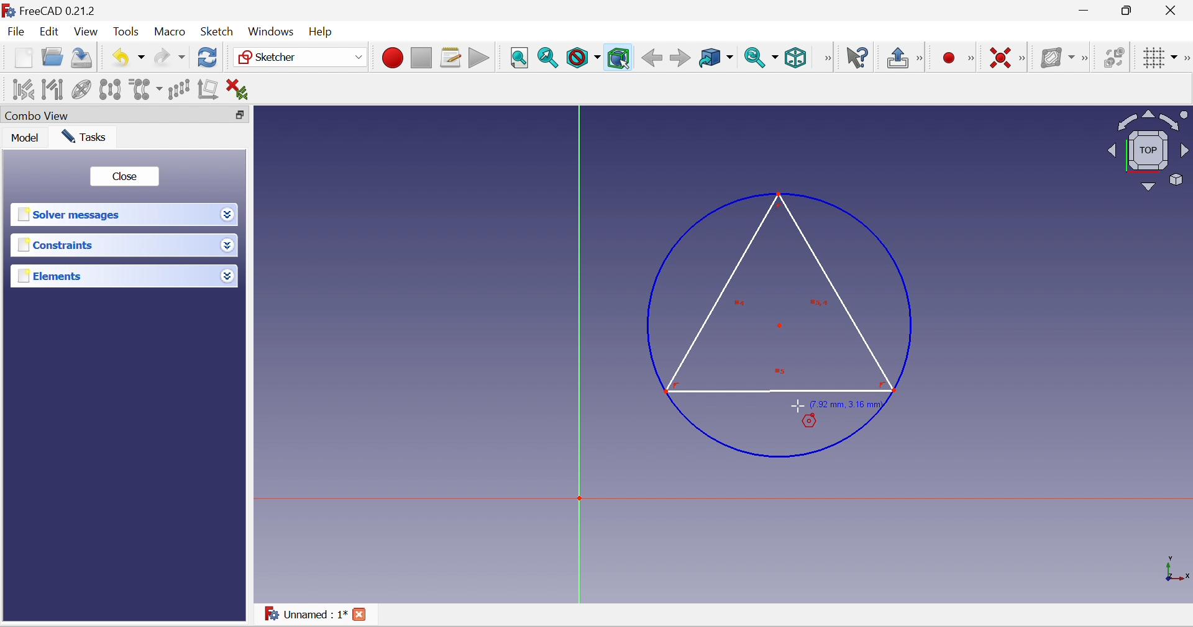 This screenshot has width=1193, height=627. Describe the element at coordinates (1058, 58) in the screenshot. I see `Show/hide B-spline information layer` at that location.